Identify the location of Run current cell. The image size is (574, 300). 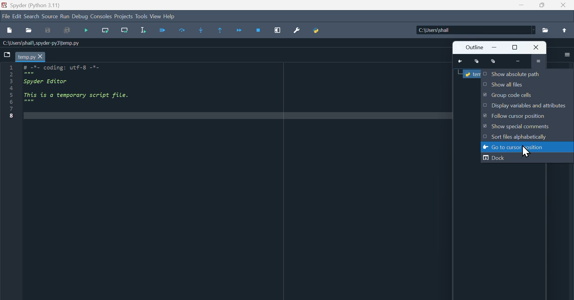
(106, 30).